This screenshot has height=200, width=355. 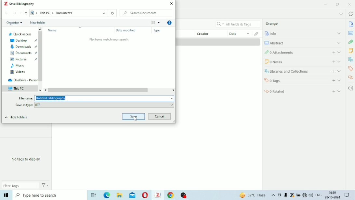 I want to click on Orange, so click(x=272, y=23).